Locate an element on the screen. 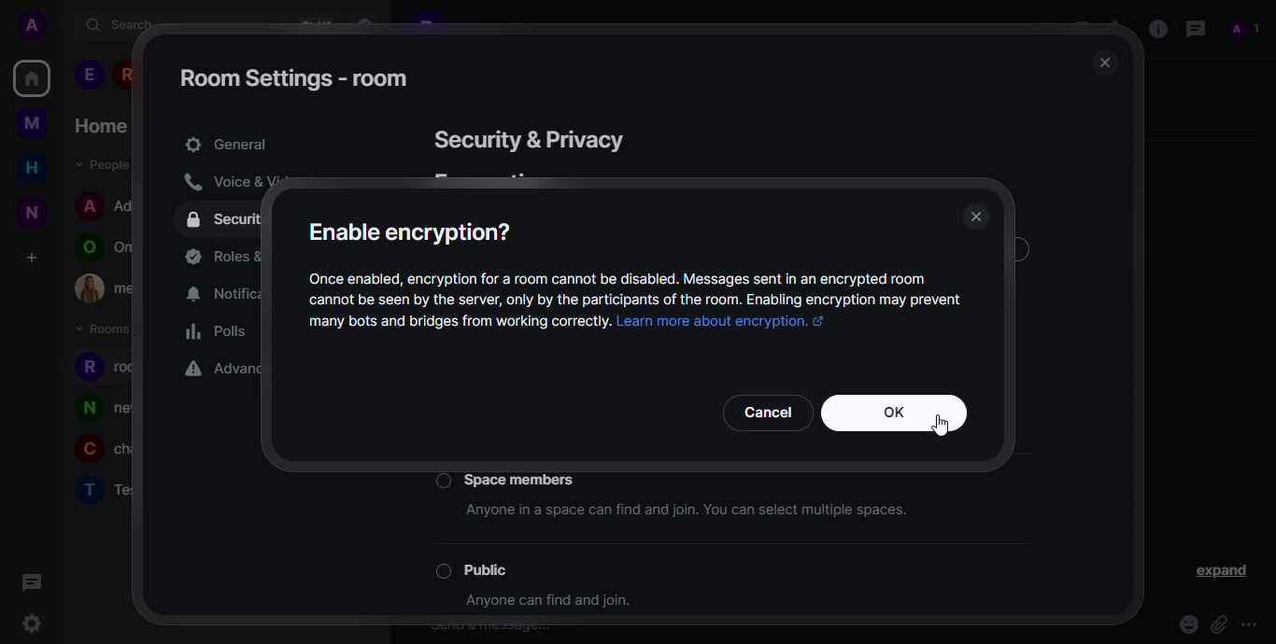 The image size is (1276, 644). profile is located at coordinates (88, 489).